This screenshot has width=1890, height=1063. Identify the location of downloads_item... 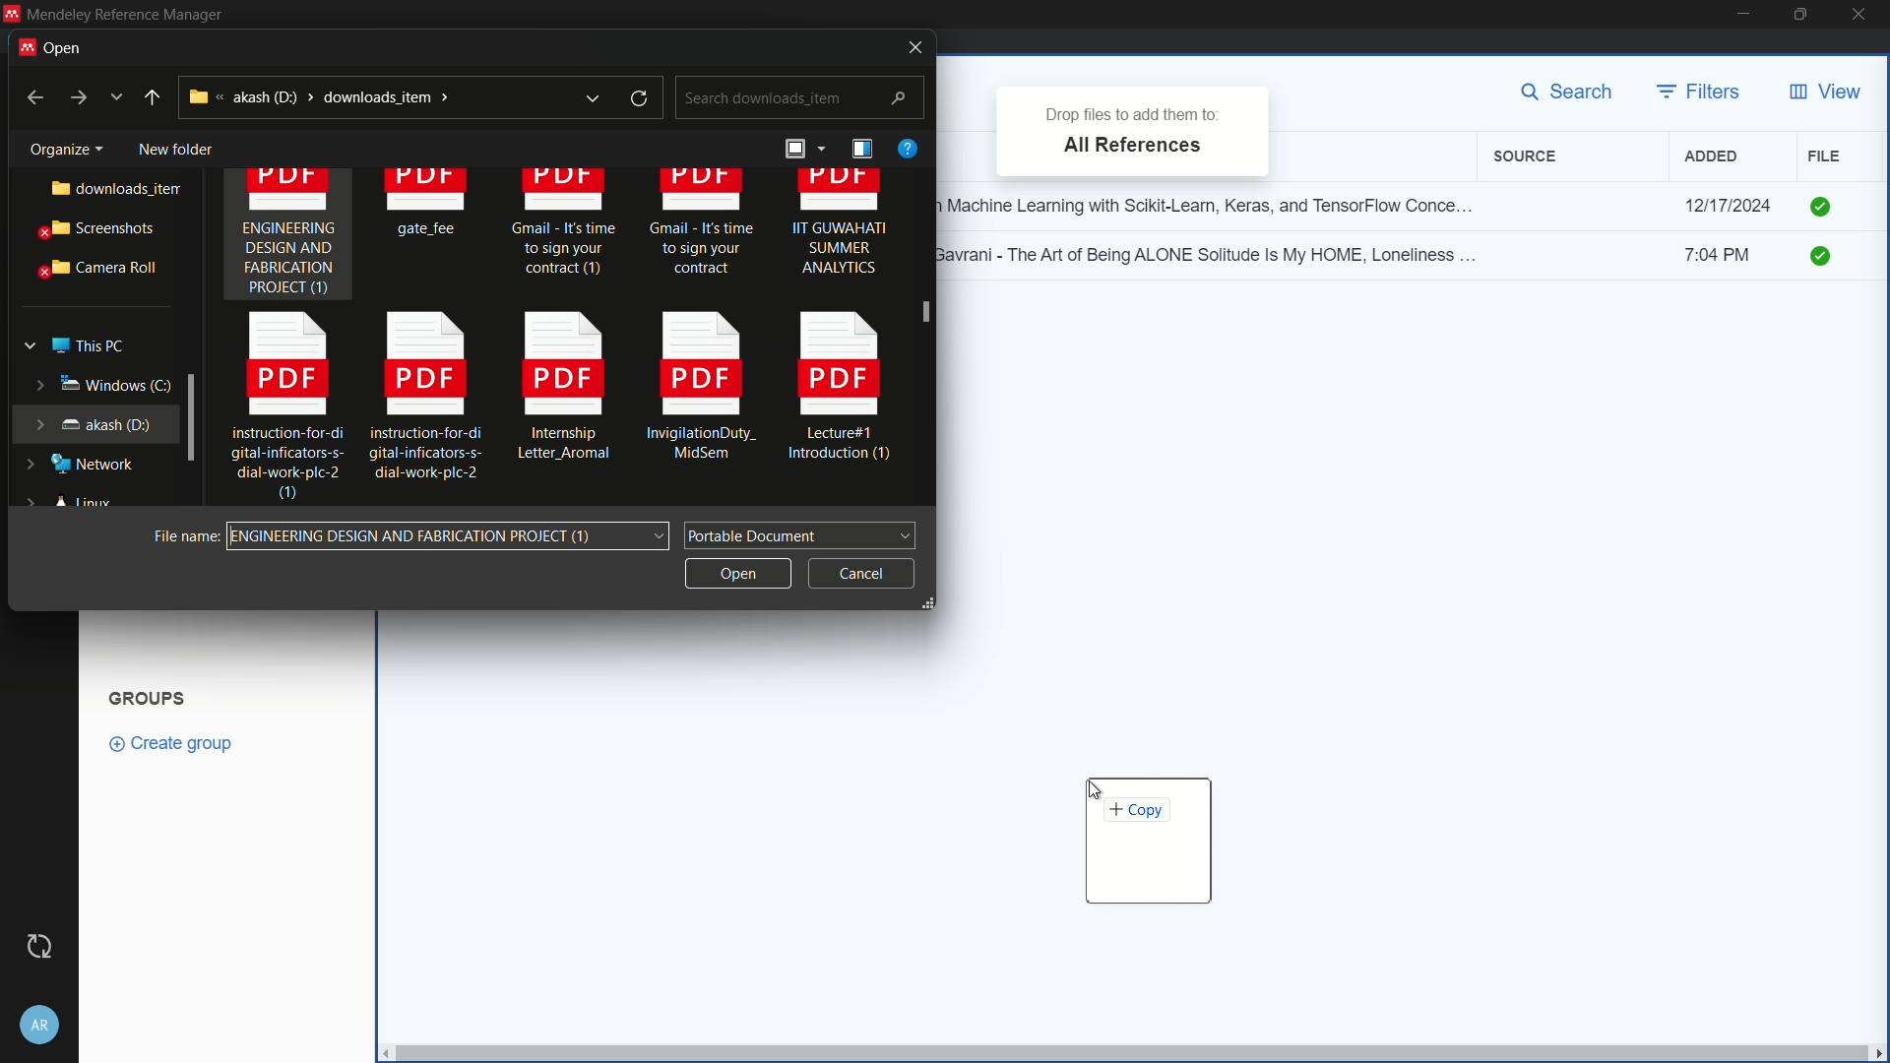
(100, 189).